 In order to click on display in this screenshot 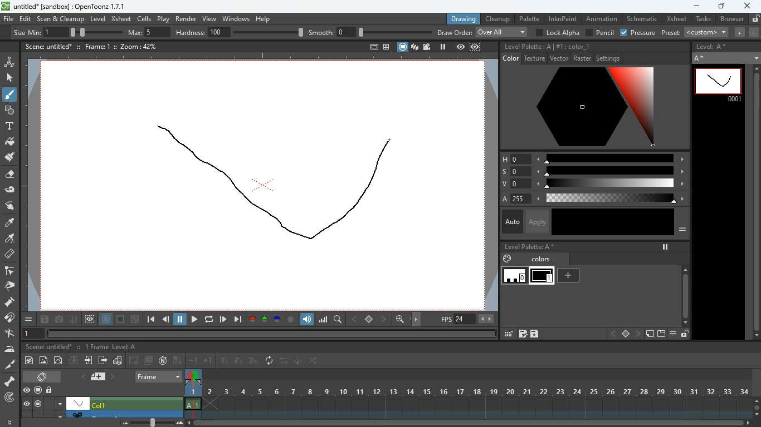, I will do `click(78, 403)`.